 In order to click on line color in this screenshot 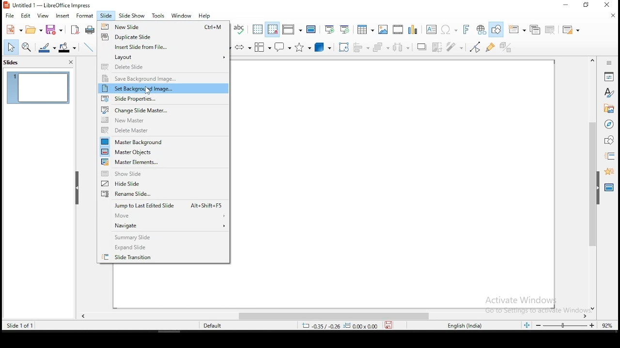, I will do `click(47, 47)`.